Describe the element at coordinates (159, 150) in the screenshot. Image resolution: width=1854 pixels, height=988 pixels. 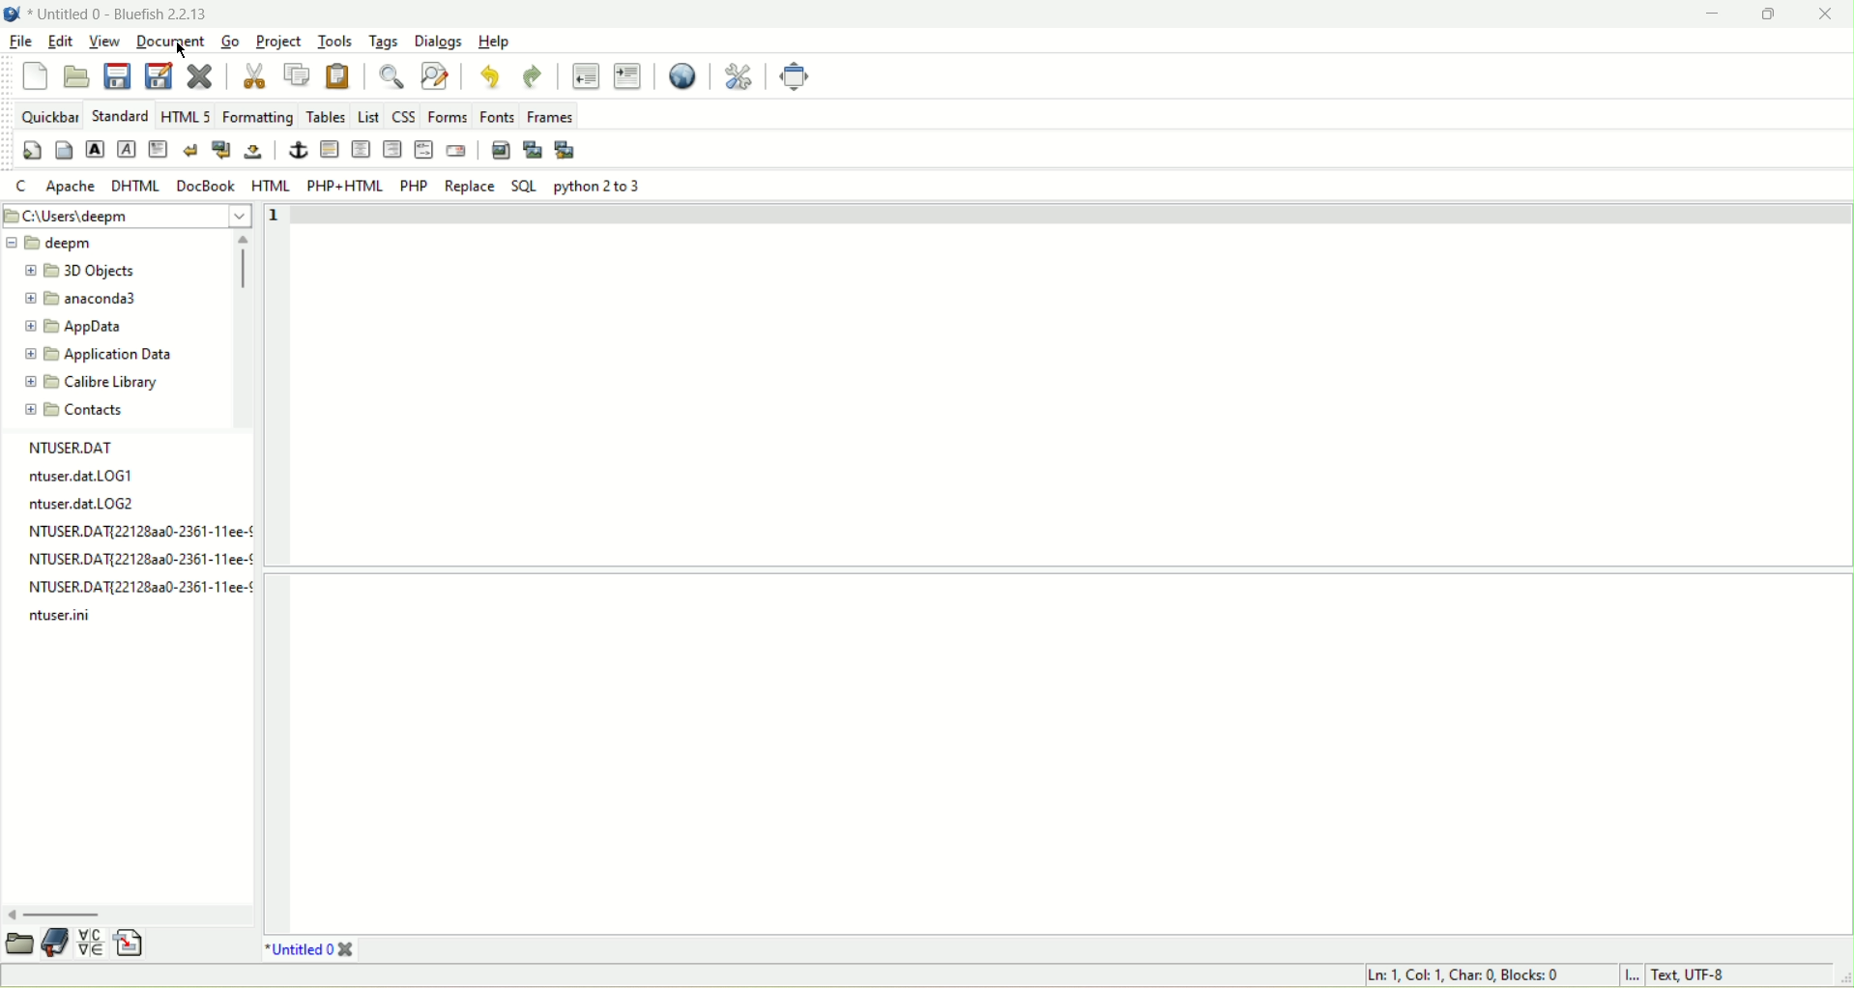
I see `paragraph` at that location.